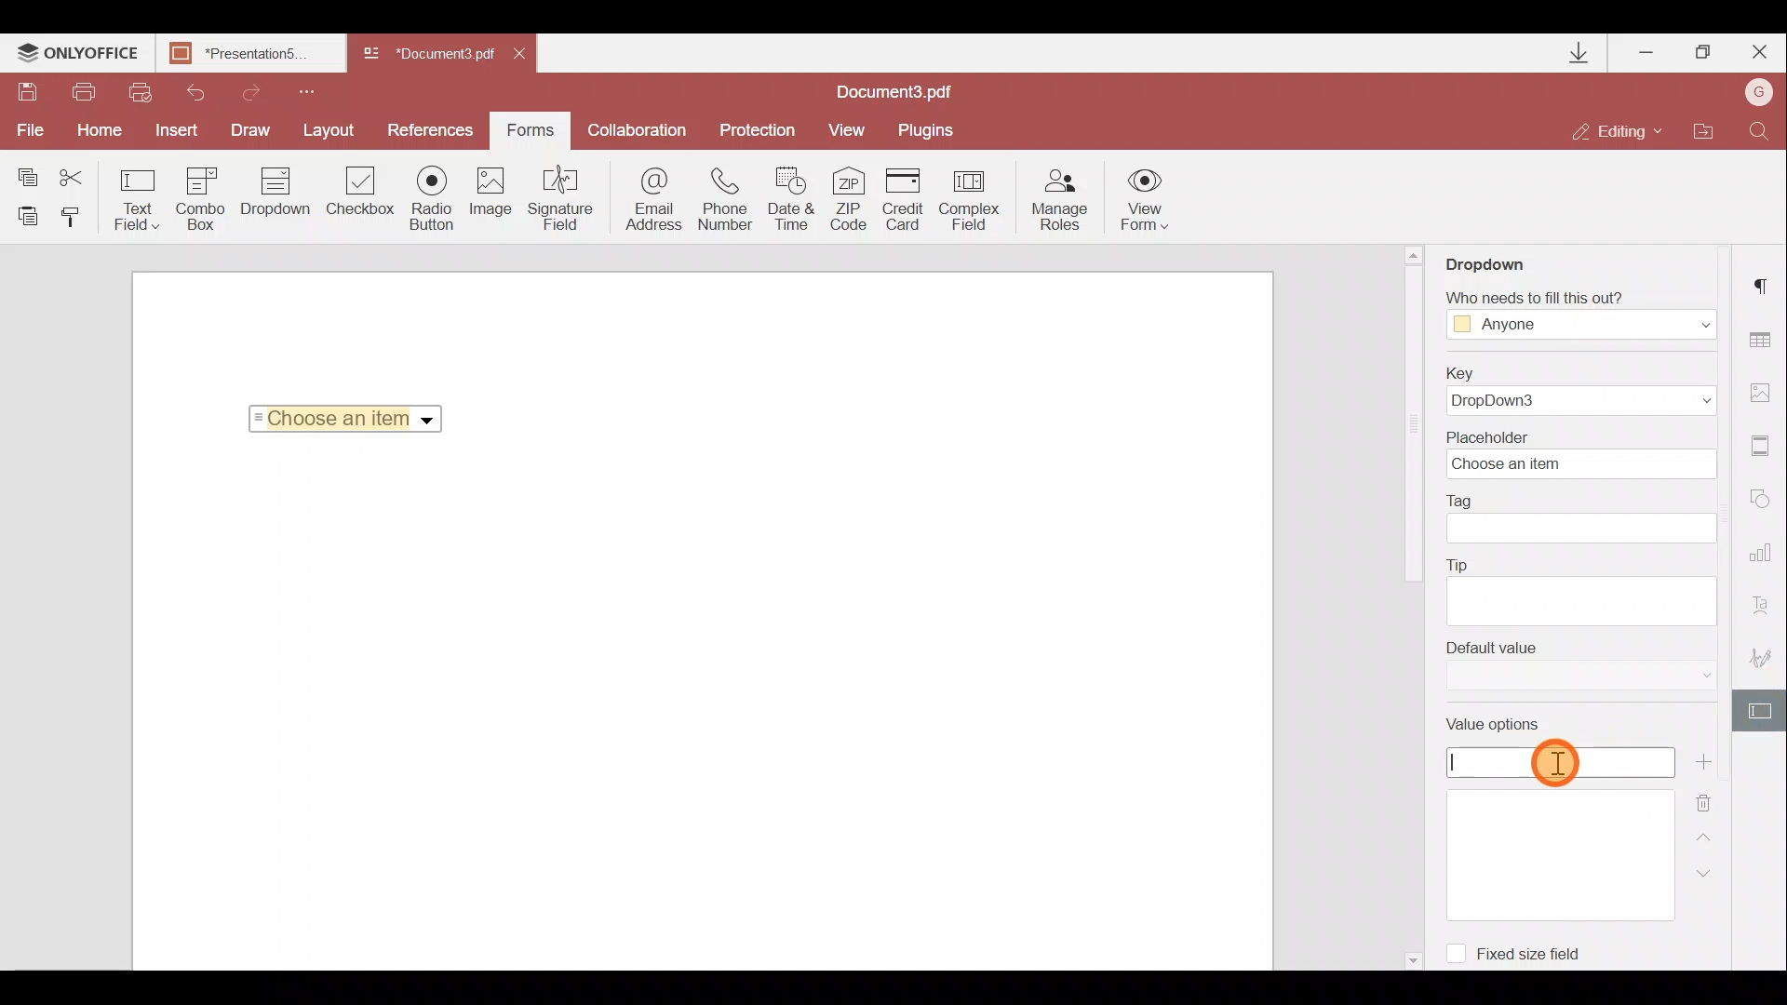 This screenshot has height=1005, width=1787. What do you see at coordinates (1577, 315) in the screenshot?
I see `Fill Access` at bounding box center [1577, 315].